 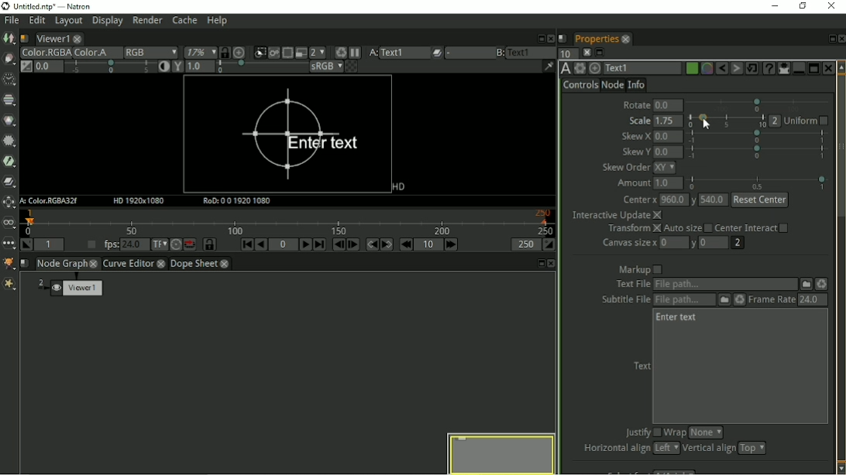 What do you see at coordinates (797, 68) in the screenshot?
I see `Minimize` at bounding box center [797, 68].